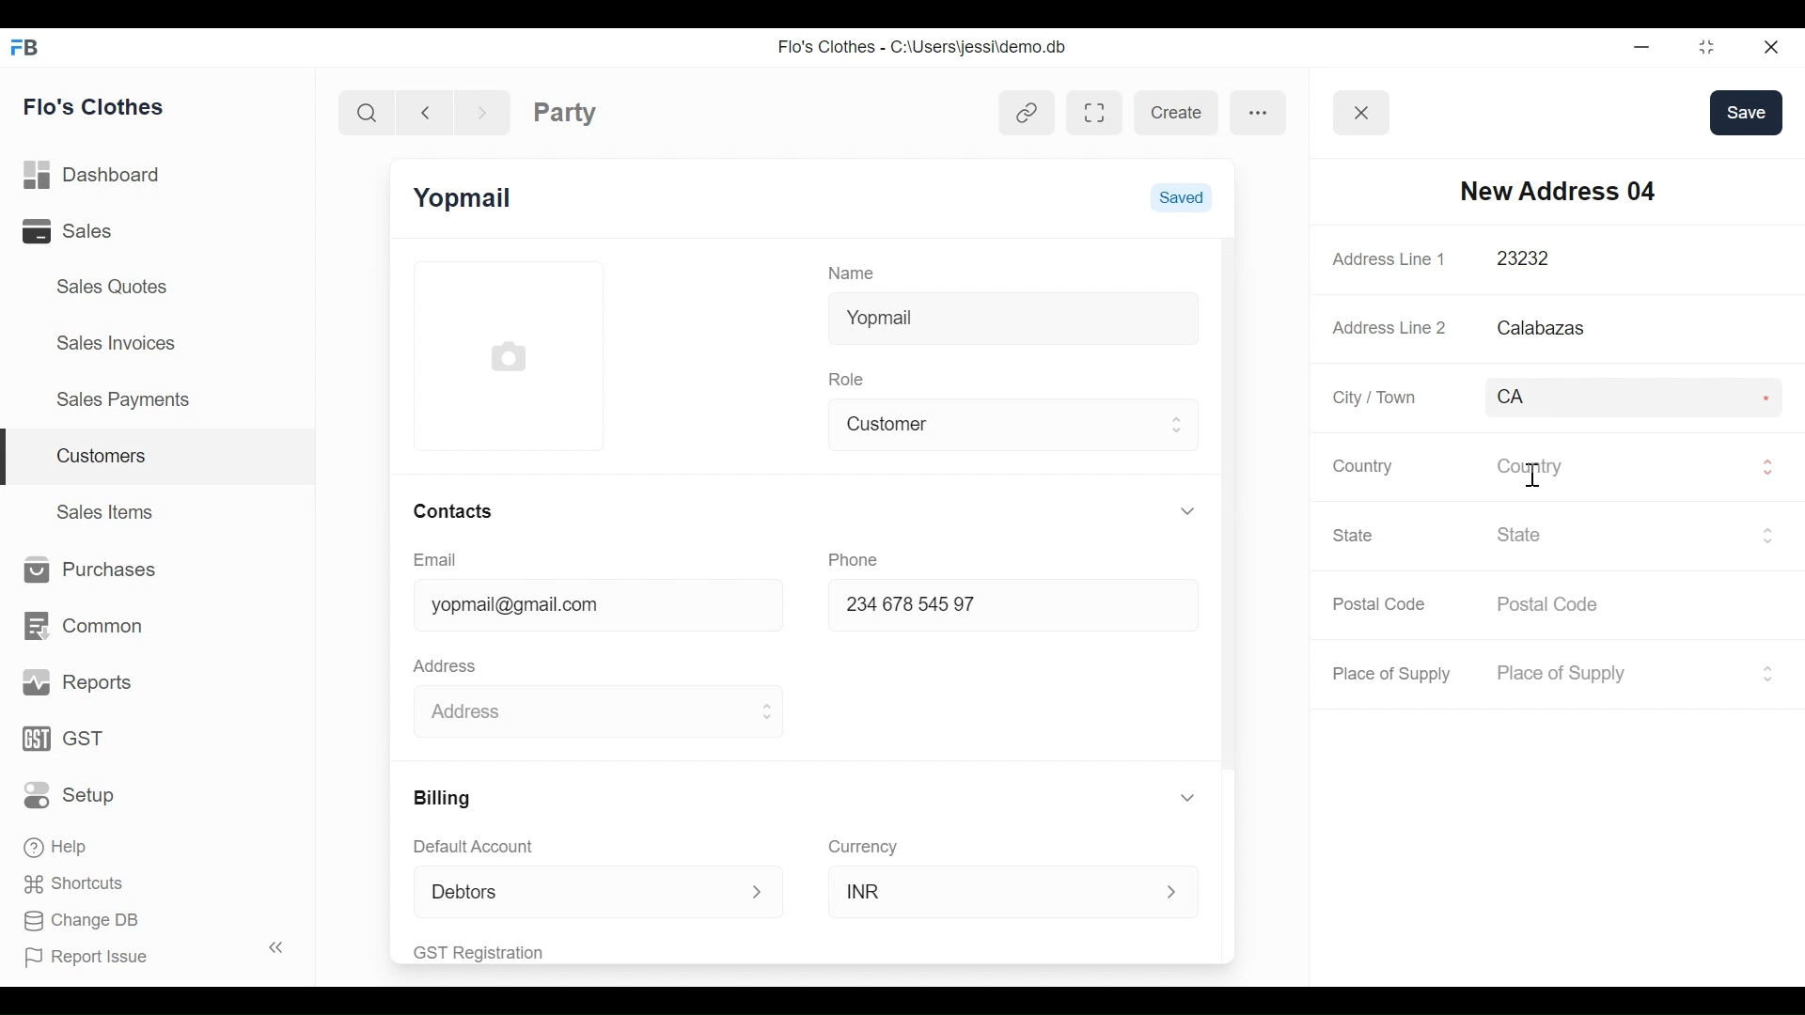 This screenshot has width=1805, height=1015. Describe the element at coordinates (568, 891) in the screenshot. I see `Debtors` at that location.